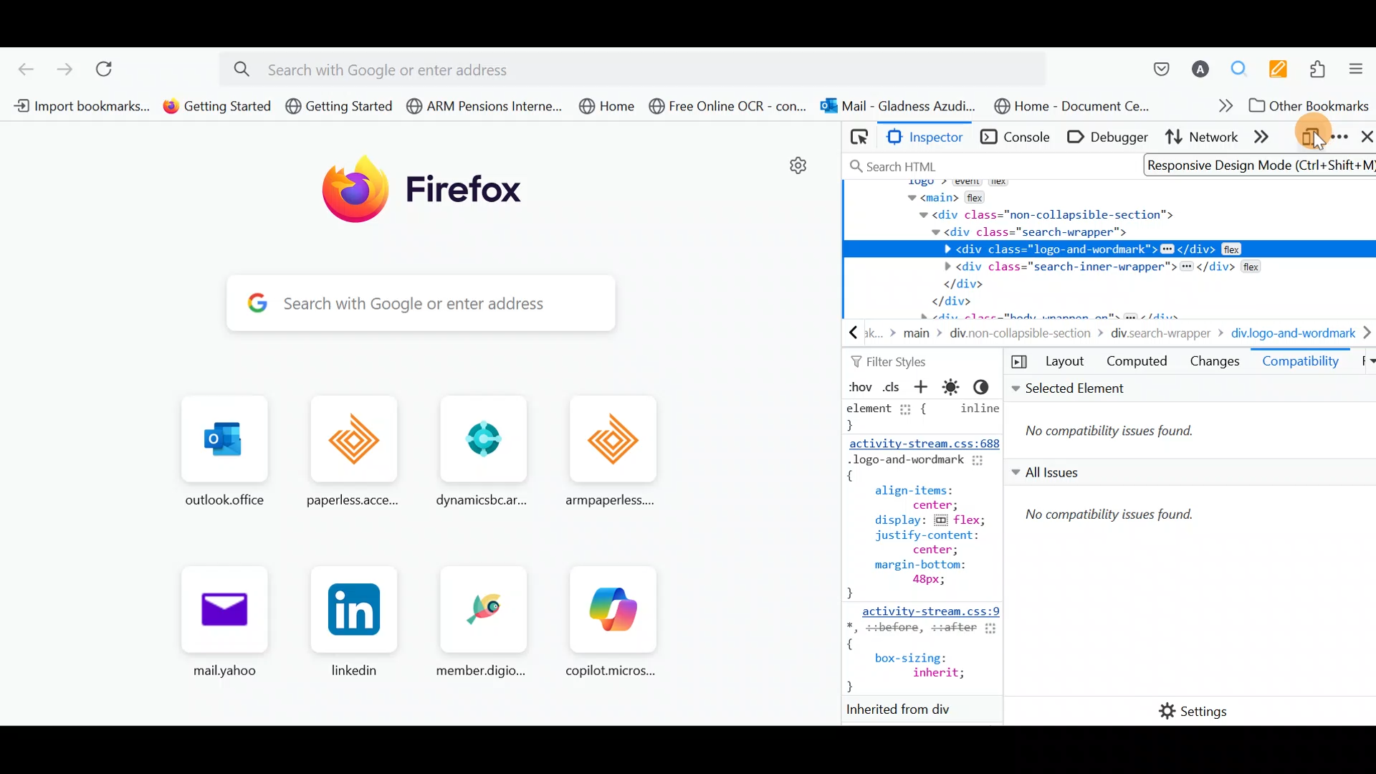  What do you see at coordinates (1189, 573) in the screenshot?
I see `All issues` at bounding box center [1189, 573].